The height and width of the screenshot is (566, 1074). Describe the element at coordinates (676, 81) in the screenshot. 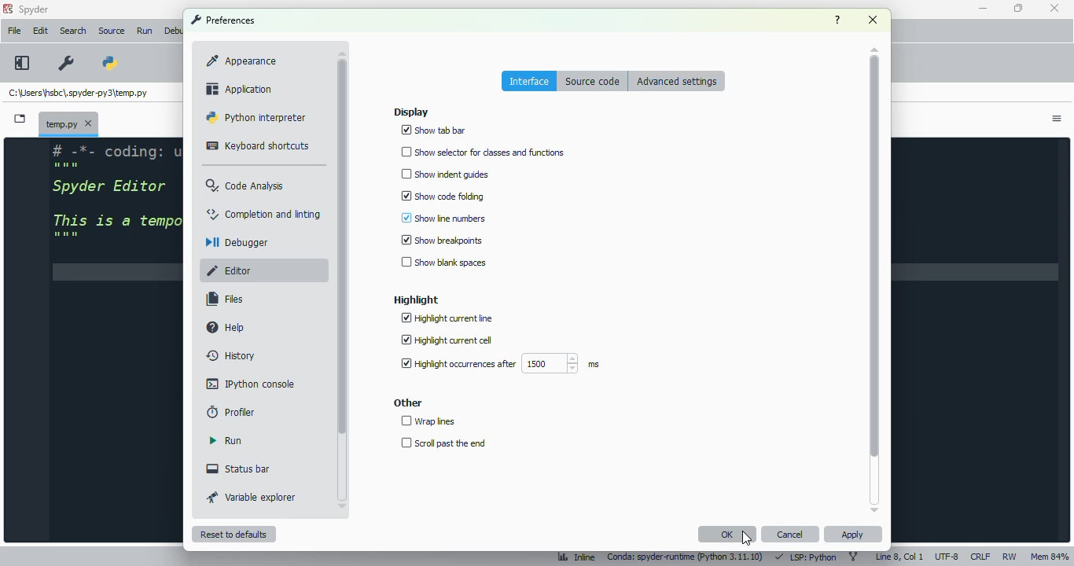

I see `advanced settings` at that location.